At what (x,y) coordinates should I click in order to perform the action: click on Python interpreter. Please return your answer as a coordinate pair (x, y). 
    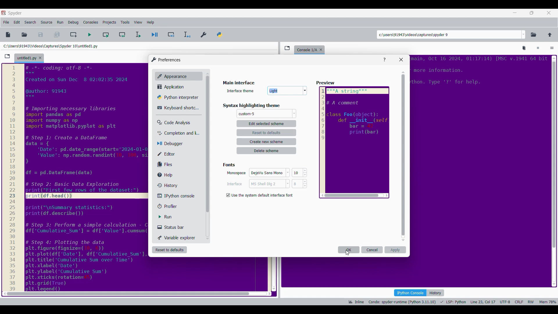
    Looking at the image, I should click on (176, 97).